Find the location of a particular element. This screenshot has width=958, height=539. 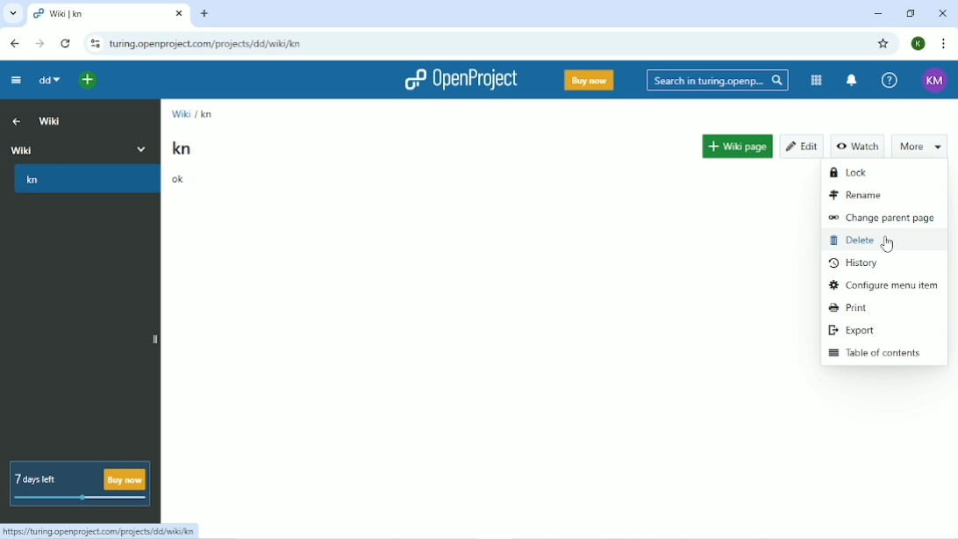

Wiki is located at coordinates (81, 148).